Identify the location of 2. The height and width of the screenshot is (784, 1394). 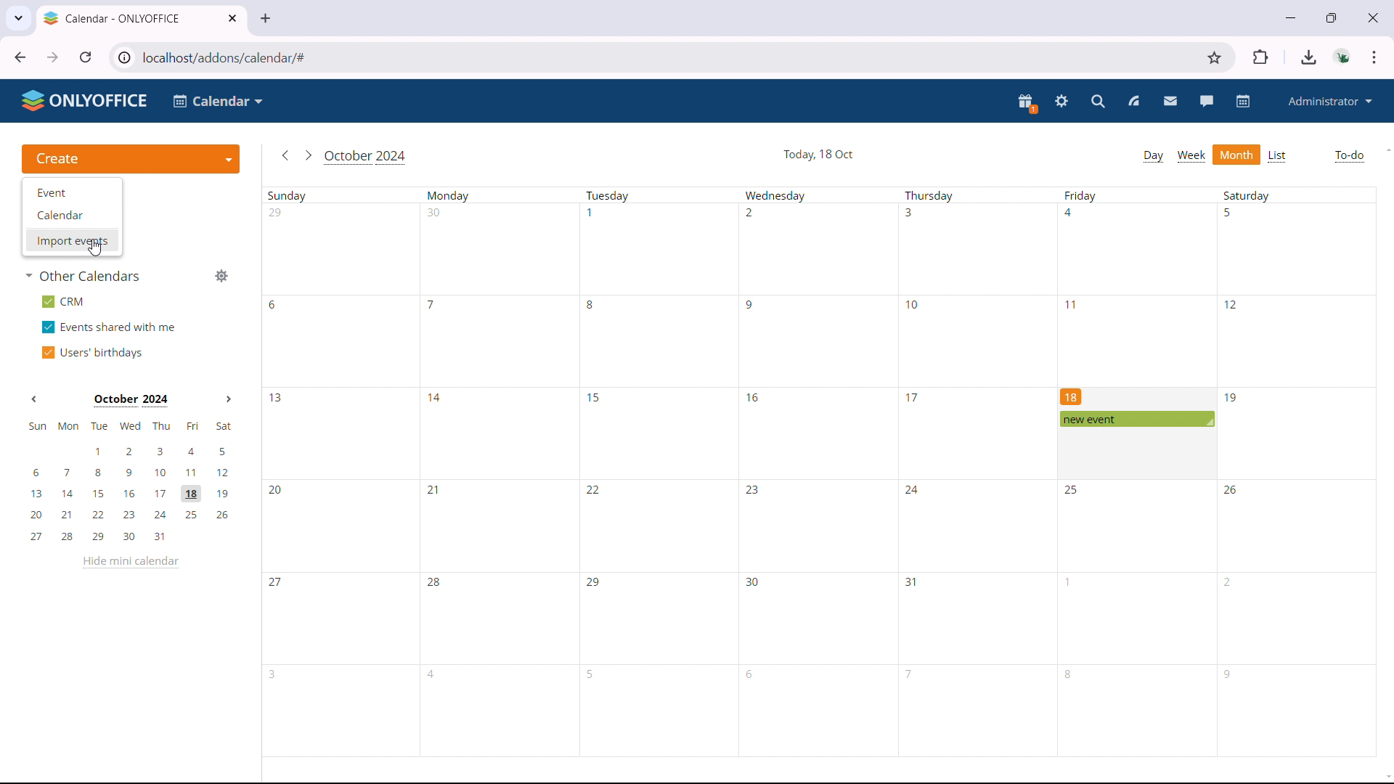
(750, 213).